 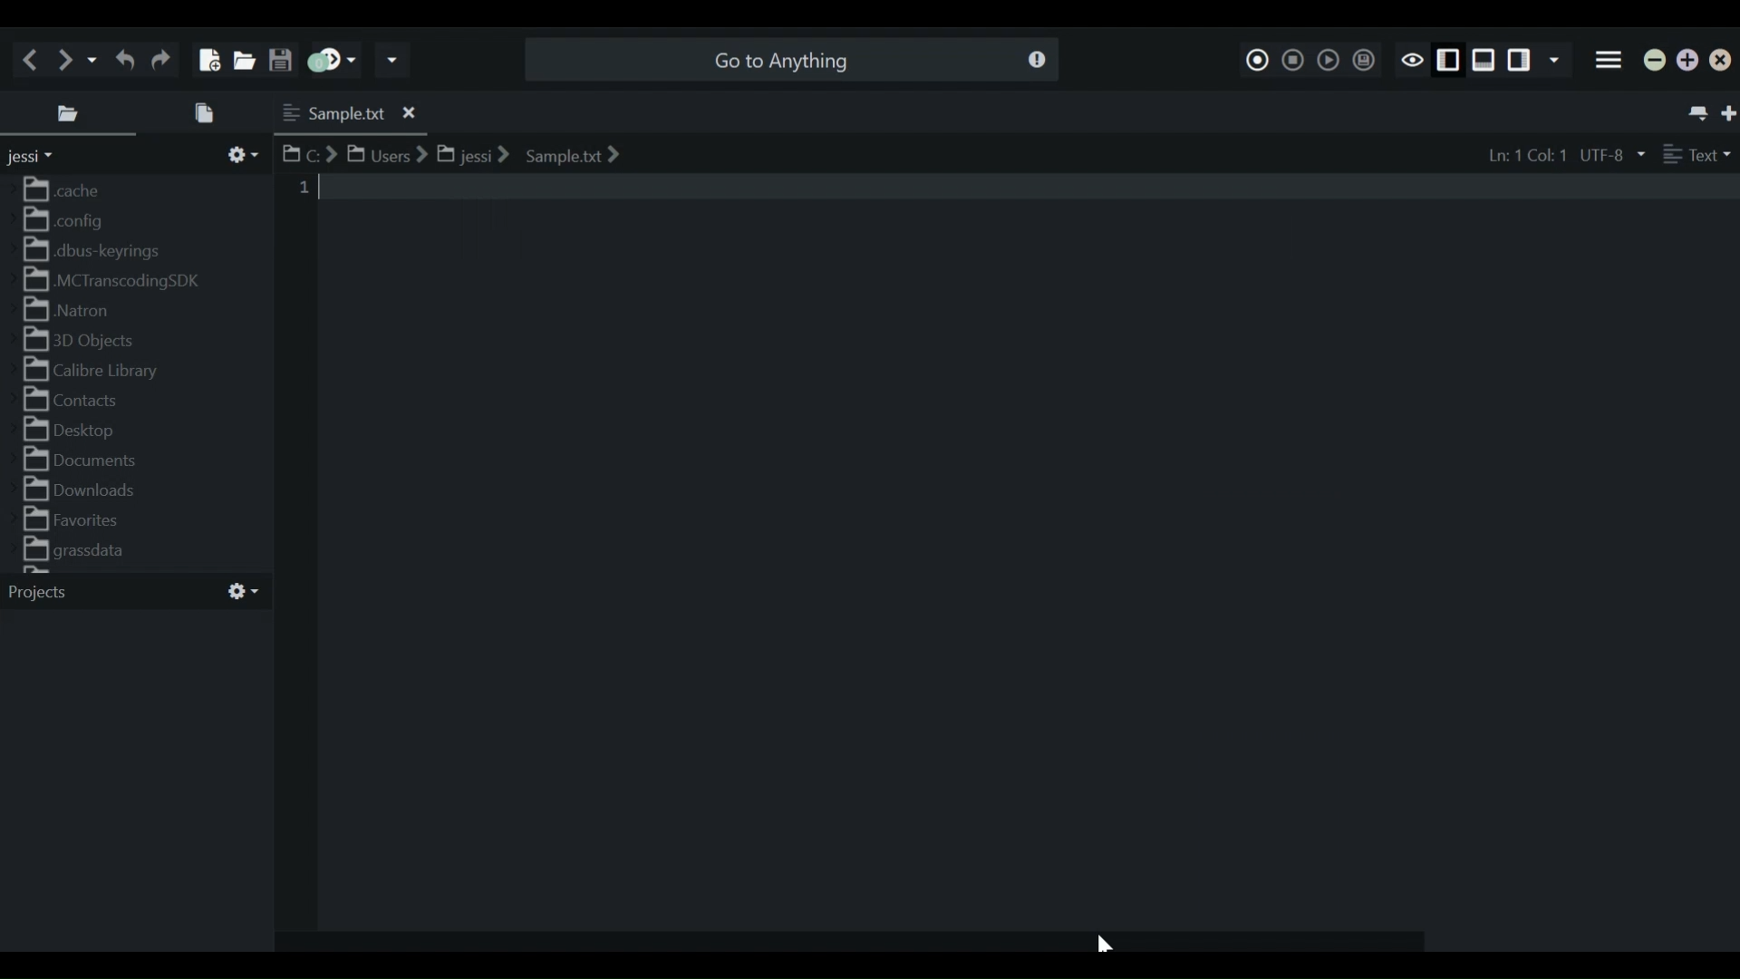 I want to click on Show/Hide Bottom Pane, so click(x=1484, y=60).